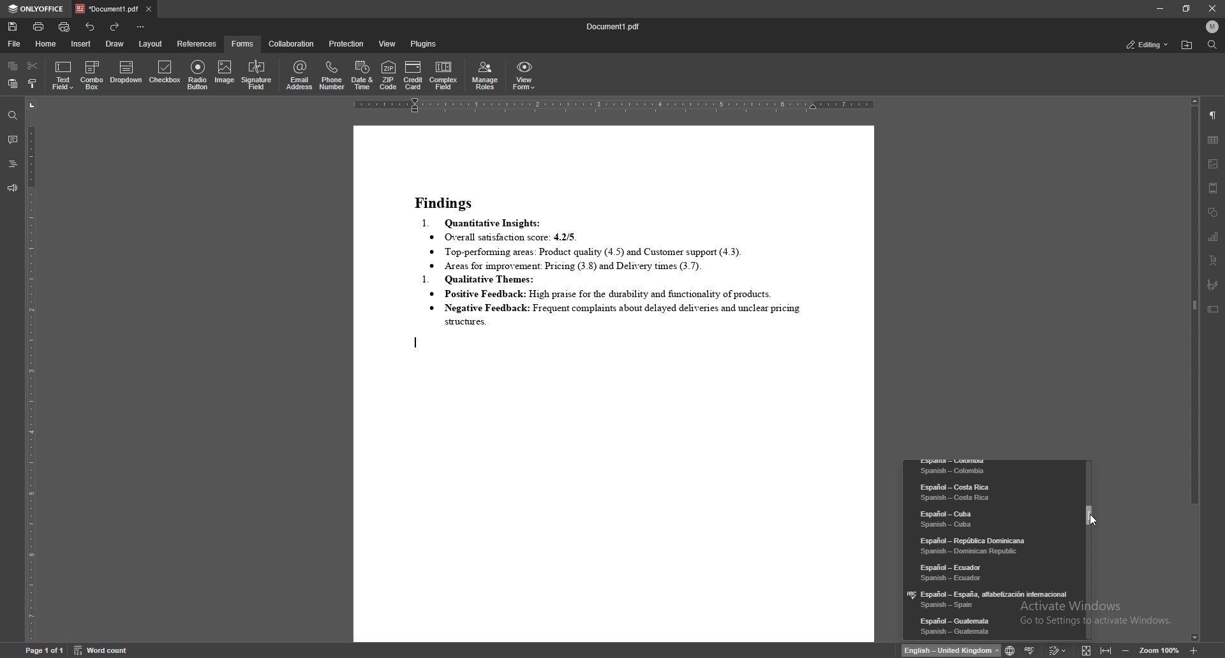 Image resolution: width=1225 pixels, height=658 pixels. I want to click on vertical scale, so click(31, 371).